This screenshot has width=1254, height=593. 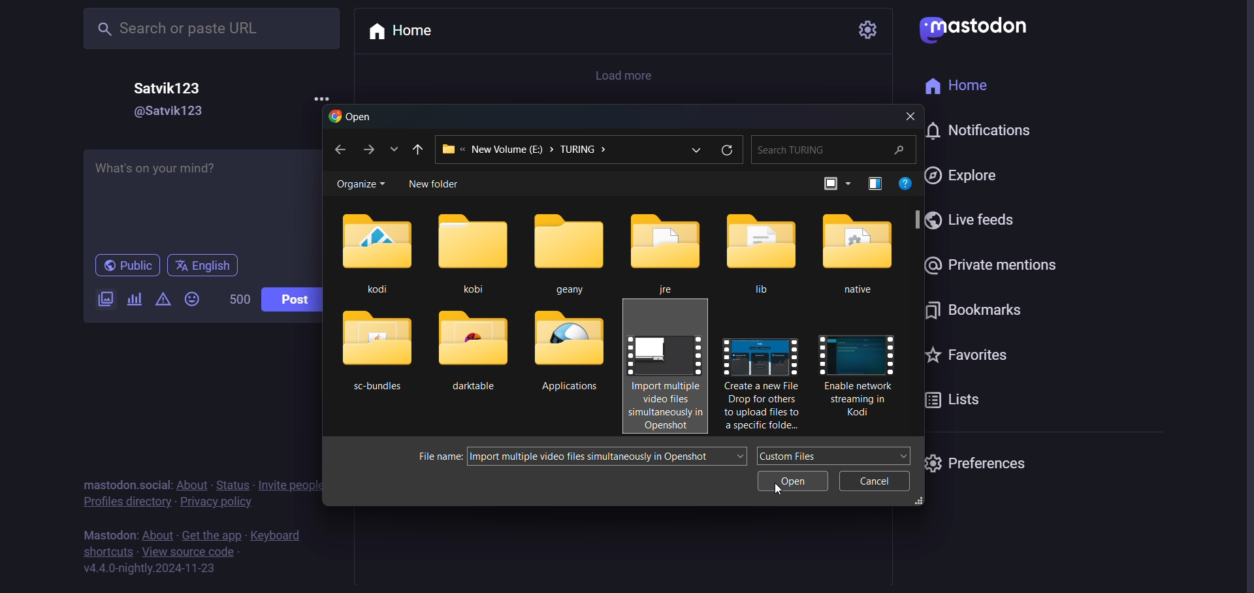 I want to click on jre, so click(x=669, y=250).